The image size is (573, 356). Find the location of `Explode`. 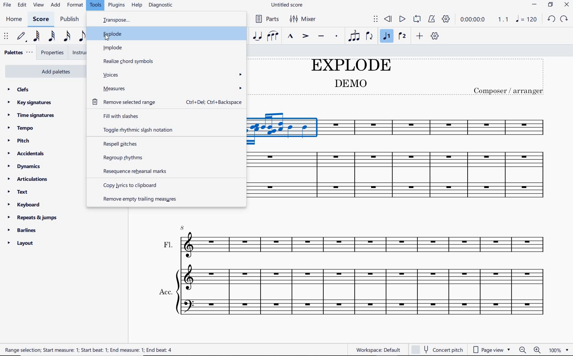

Explode is located at coordinates (110, 32).